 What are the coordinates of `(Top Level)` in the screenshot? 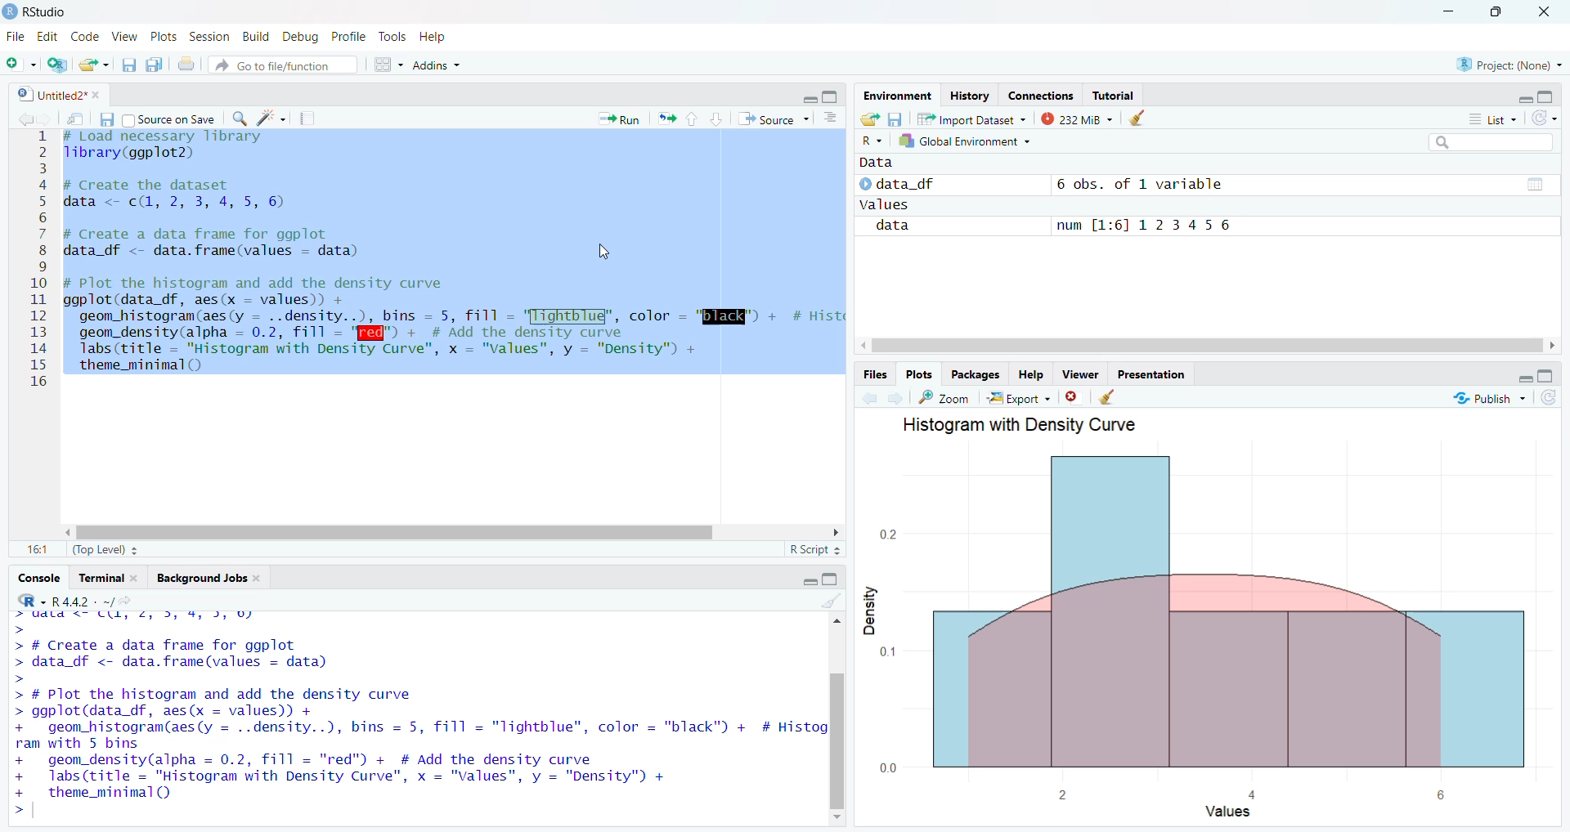 It's located at (105, 549).